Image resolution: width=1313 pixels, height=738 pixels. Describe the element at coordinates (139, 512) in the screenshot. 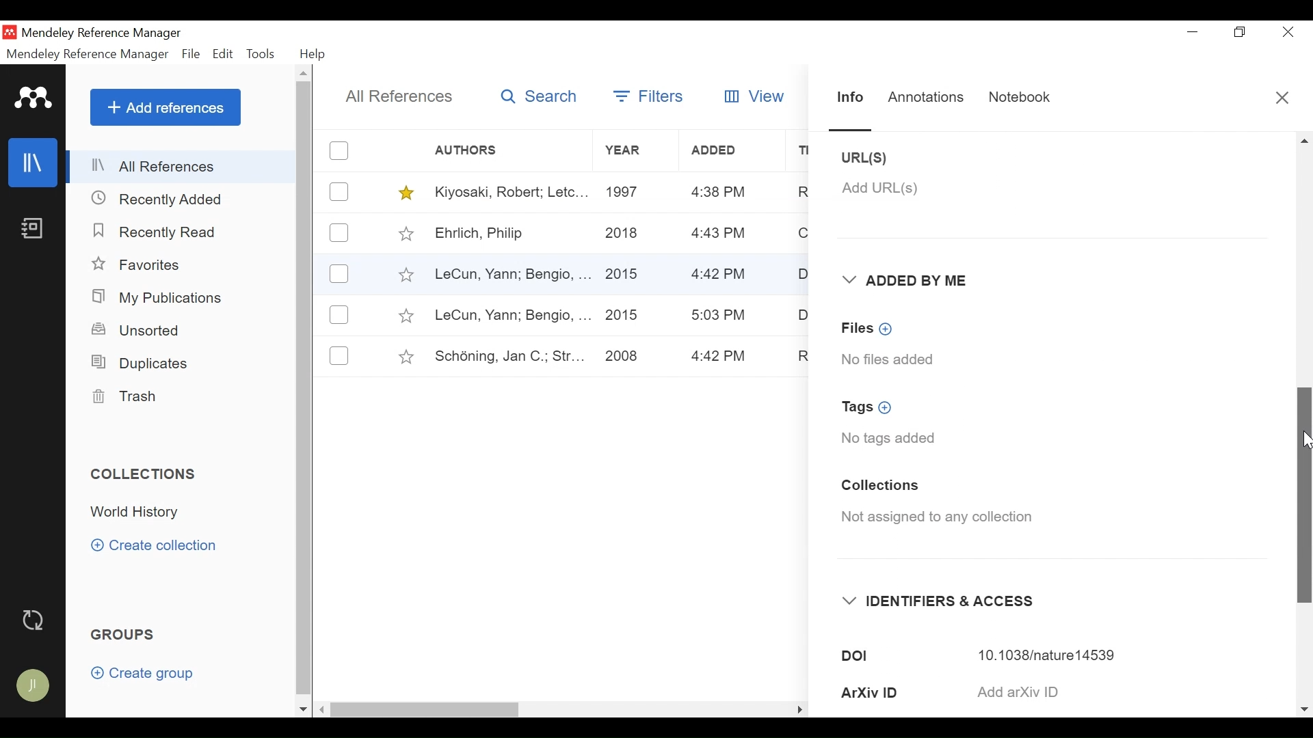

I see `Collection` at that location.